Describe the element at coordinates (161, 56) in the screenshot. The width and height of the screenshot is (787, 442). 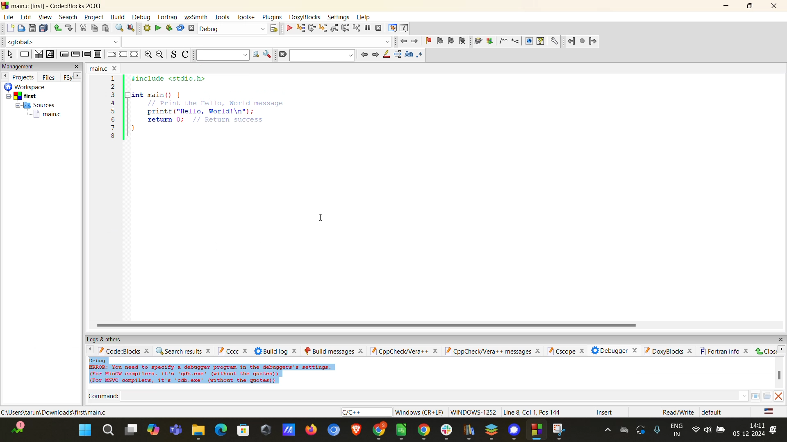
I see `zoom out` at that location.